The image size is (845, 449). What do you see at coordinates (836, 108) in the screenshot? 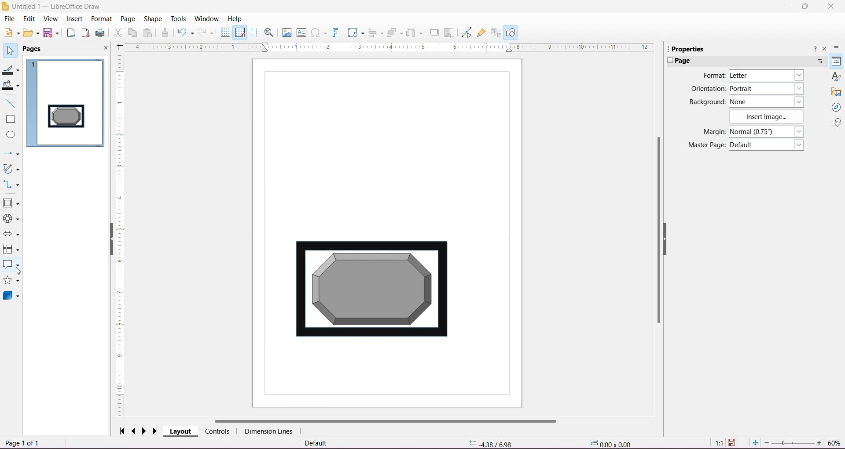
I see `Navigator` at bounding box center [836, 108].